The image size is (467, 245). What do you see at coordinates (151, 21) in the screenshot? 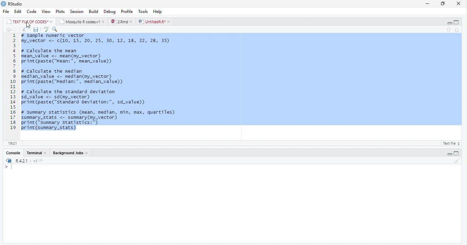
I see `UntitledR.R` at bounding box center [151, 21].